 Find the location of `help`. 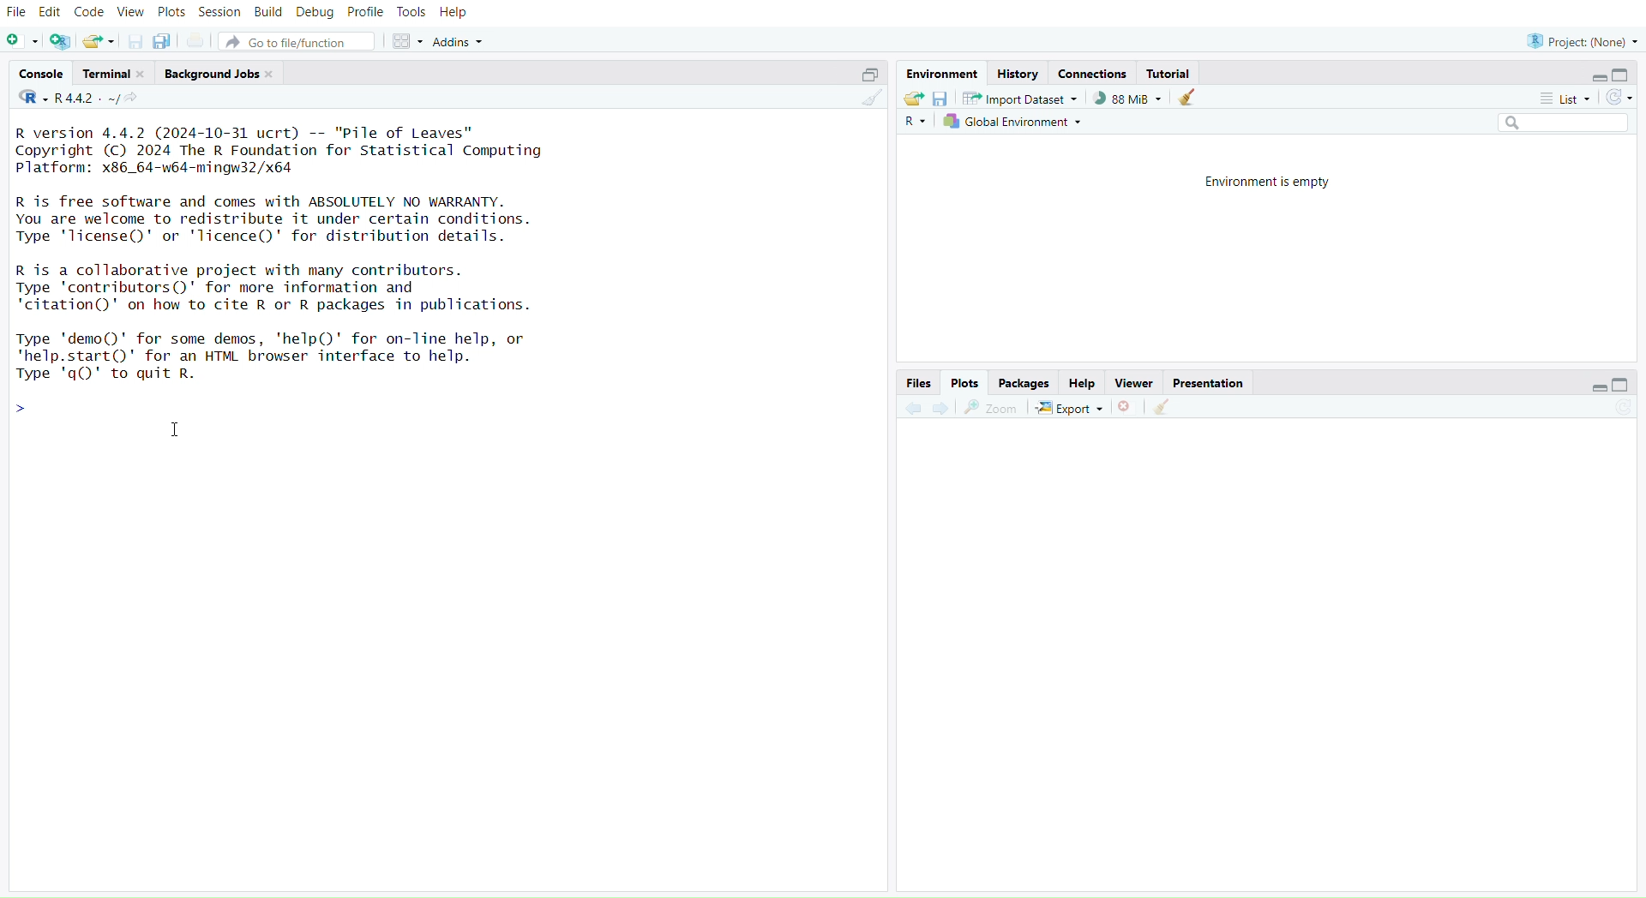

help is located at coordinates (1083, 384).